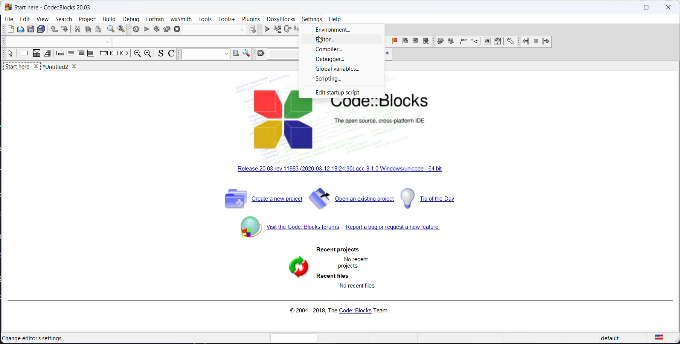 The height and width of the screenshot is (344, 680). I want to click on faq, so click(497, 42).